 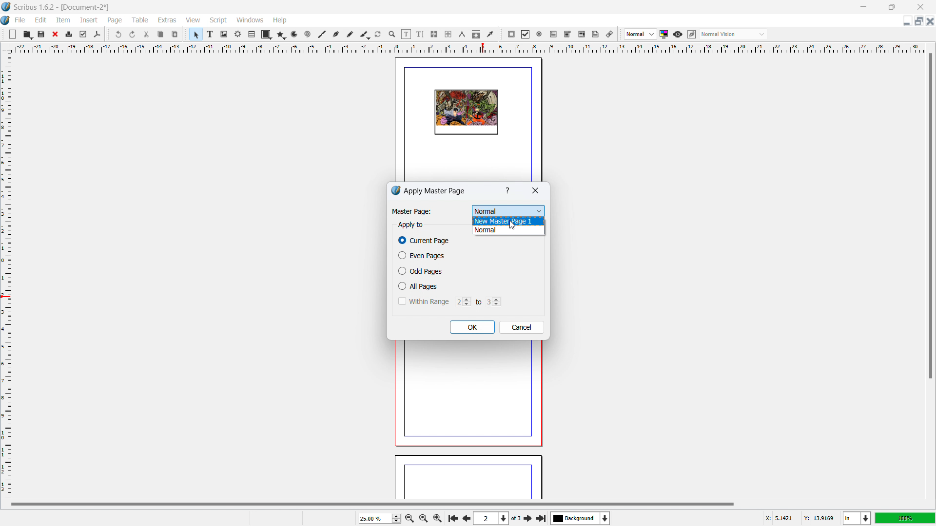 What do you see at coordinates (378, 35) in the screenshot?
I see `rotate item` at bounding box center [378, 35].